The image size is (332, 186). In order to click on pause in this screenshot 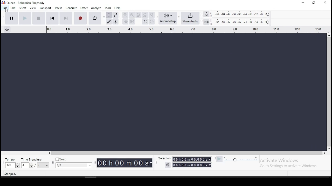, I will do `click(10, 18)`.